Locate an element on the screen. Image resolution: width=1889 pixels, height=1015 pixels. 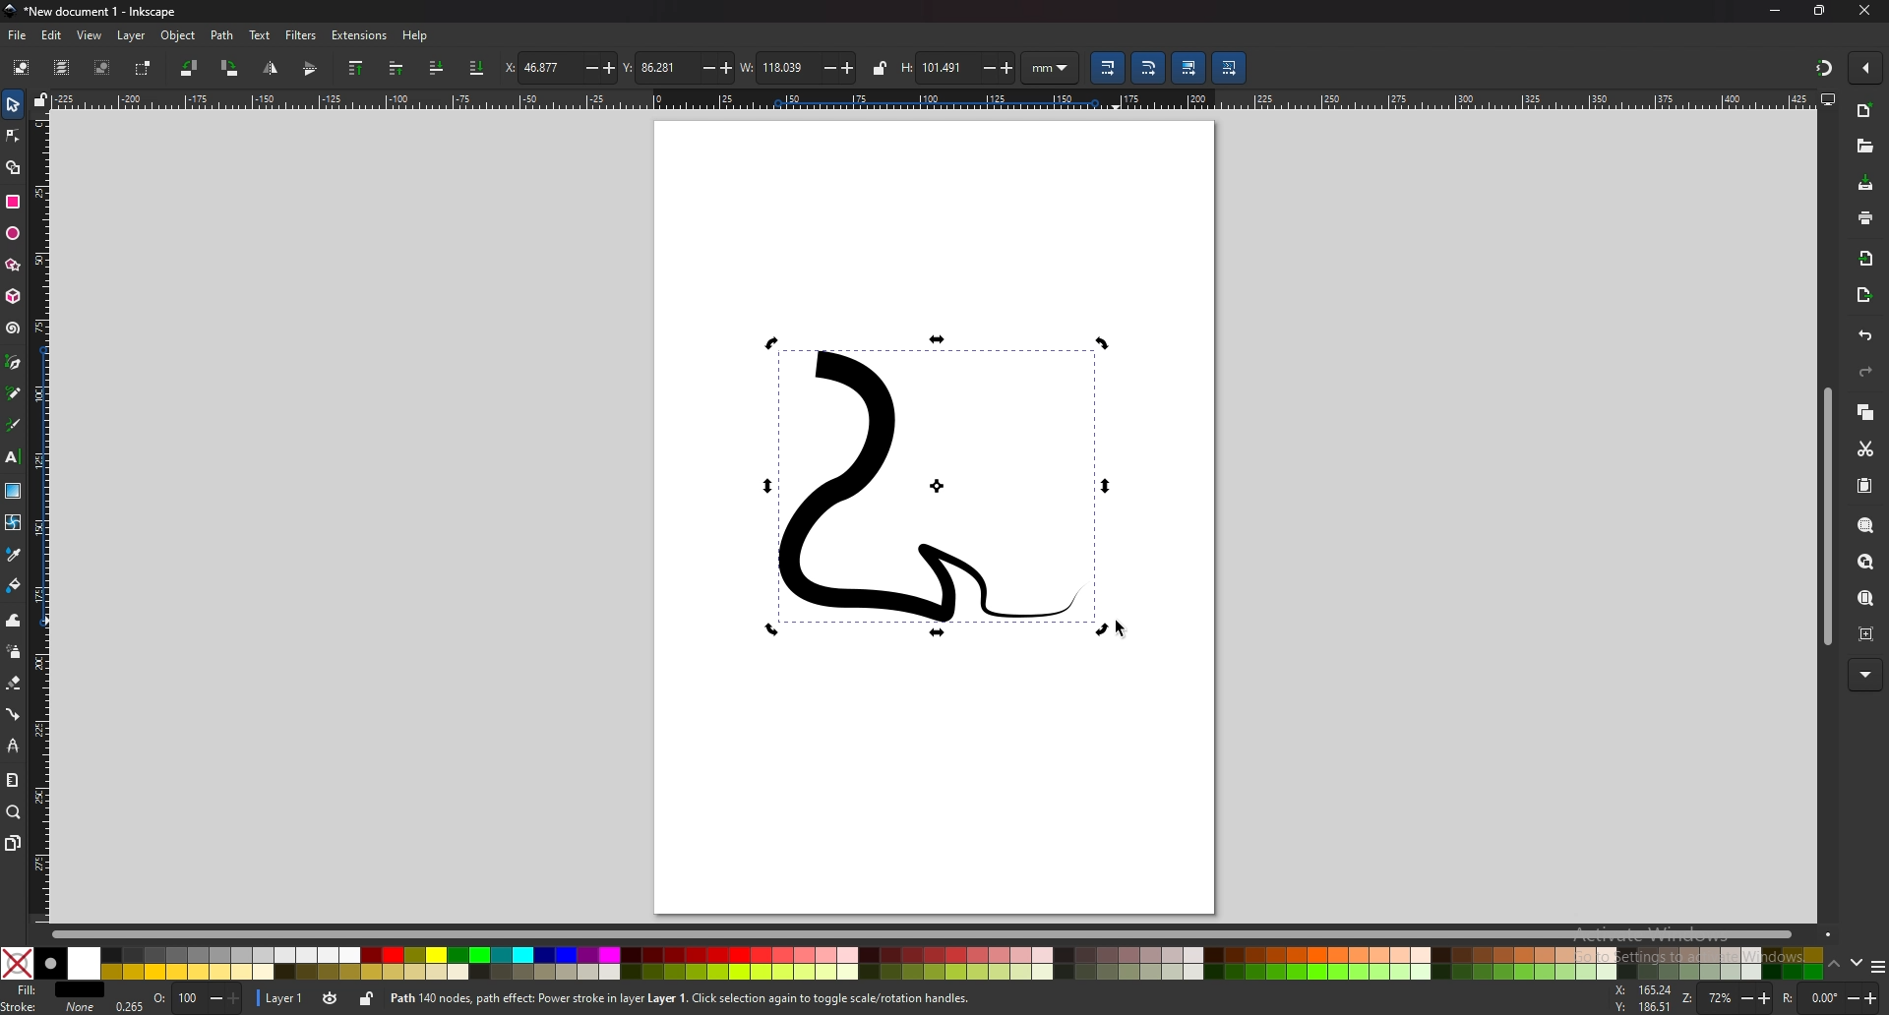
height is located at coordinates (958, 66).